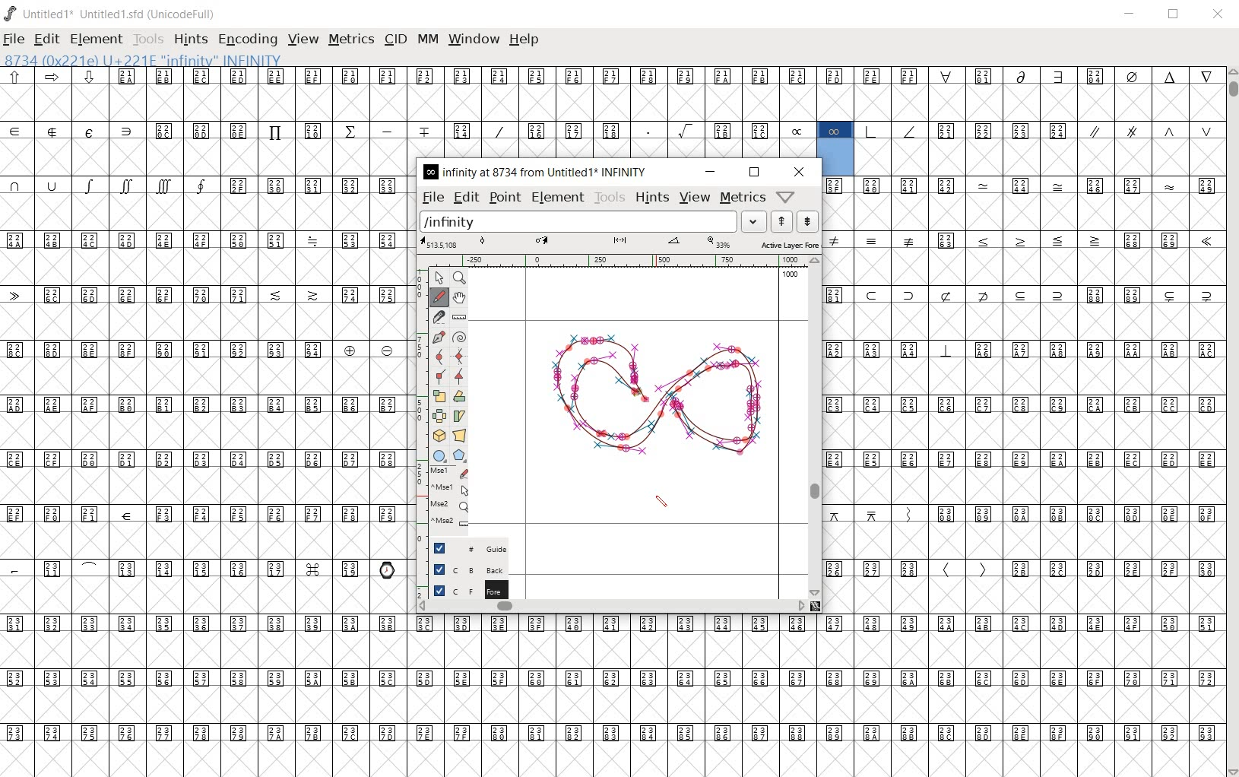 This screenshot has height=777, width=1239. Describe the element at coordinates (204, 157) in the screenshot. I see `empty glyph slots` at that location.